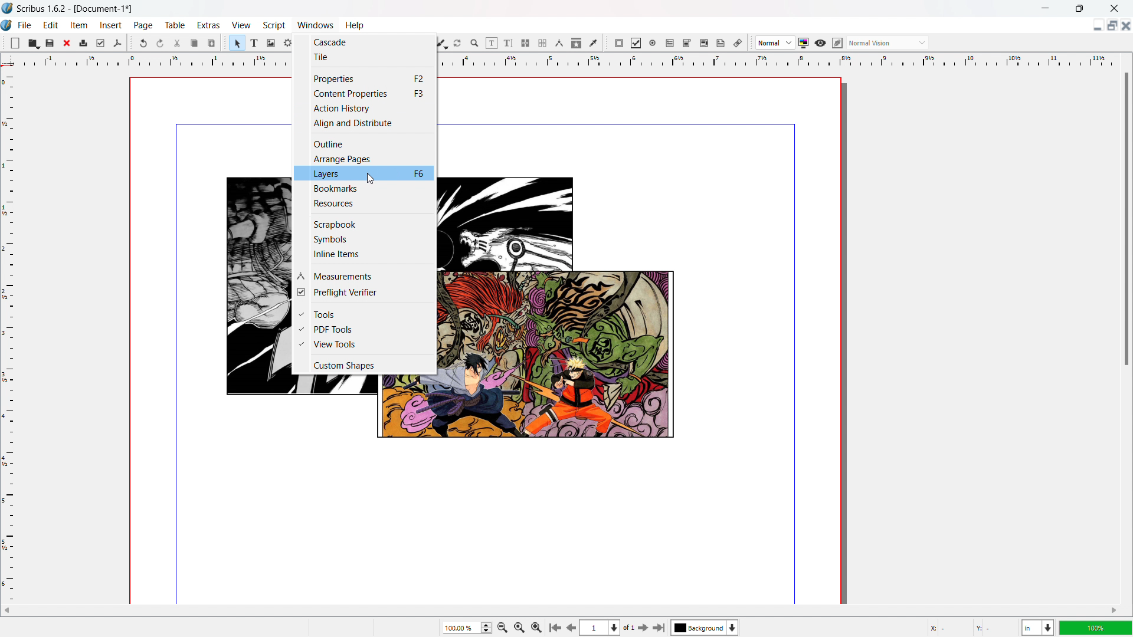  What do you see at coordinates (365, 143) in the screenshot?
I see `outline` at bounding box center [365, 143].